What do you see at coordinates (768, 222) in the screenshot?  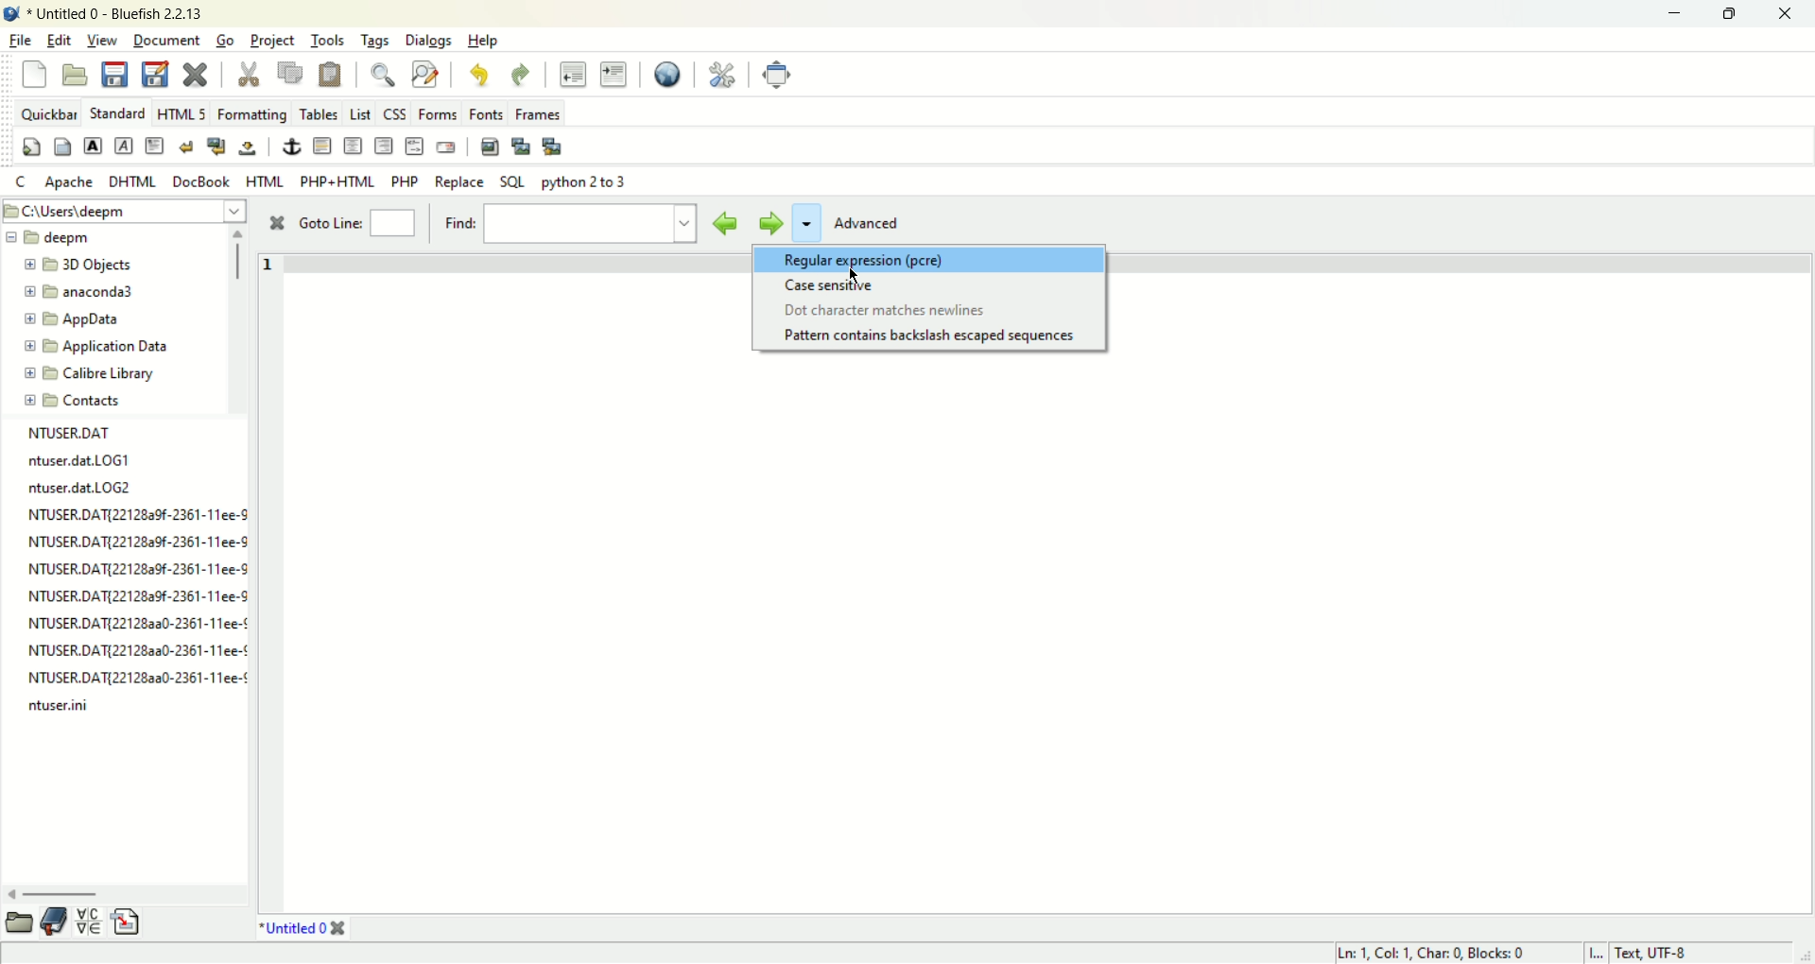 I see `next` at bounding box center [768, 222].